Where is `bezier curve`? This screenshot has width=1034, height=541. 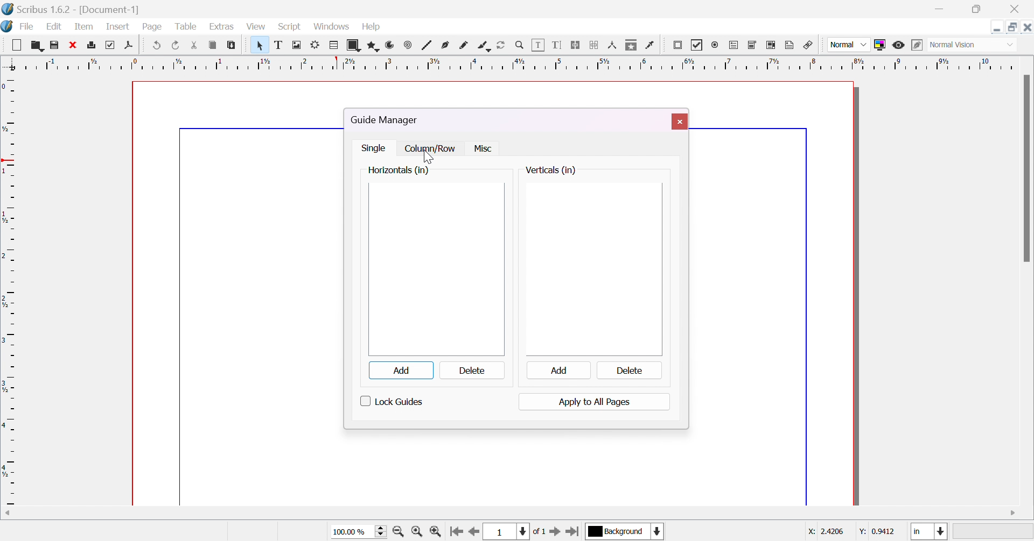
bezier curve is located at coordinates (446, 46).